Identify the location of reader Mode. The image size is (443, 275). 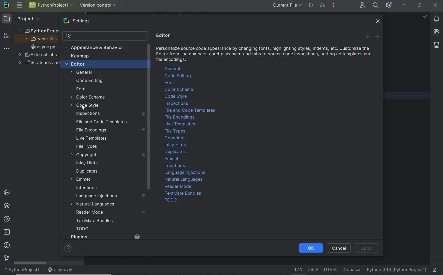
(108, 213).